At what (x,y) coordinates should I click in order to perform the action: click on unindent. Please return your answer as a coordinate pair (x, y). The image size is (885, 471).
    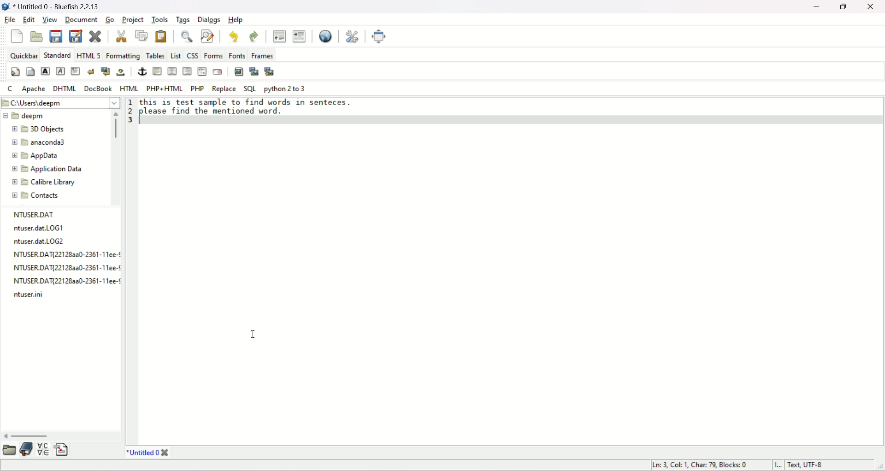
    Looking at the image, I should click on (278, 35).